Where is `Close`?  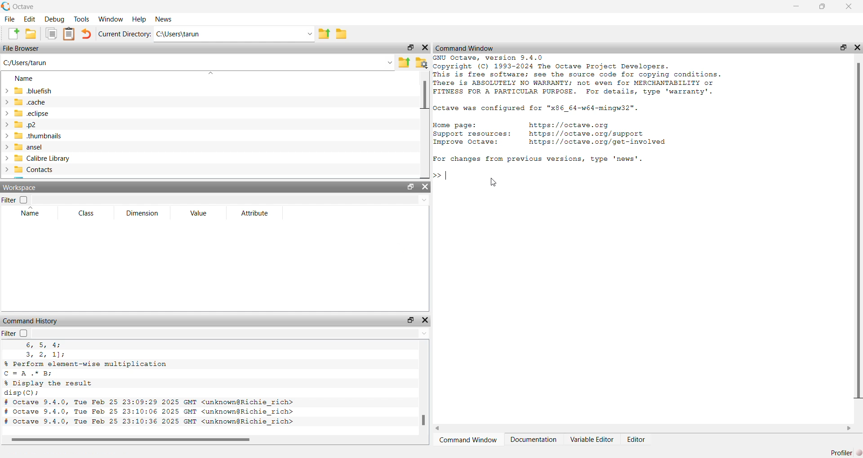 Close is located at coordinates (425, 48).